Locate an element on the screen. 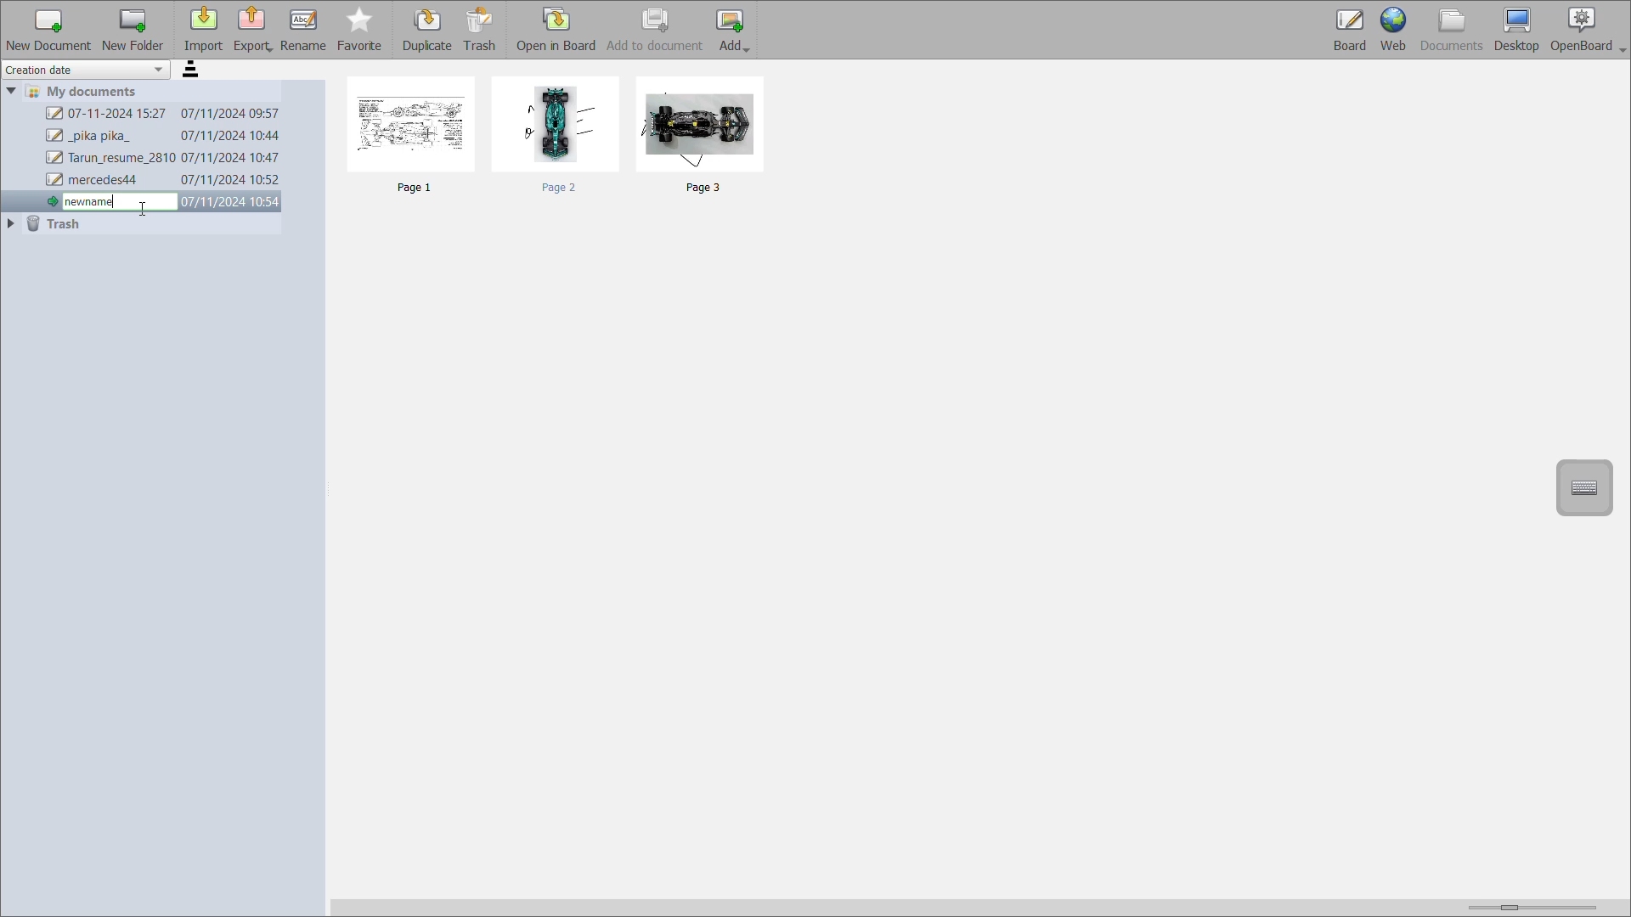 The image size is (1631, 917). _pika pika_ 07/11/2024 10:44 is located at coordinates (162, 136).